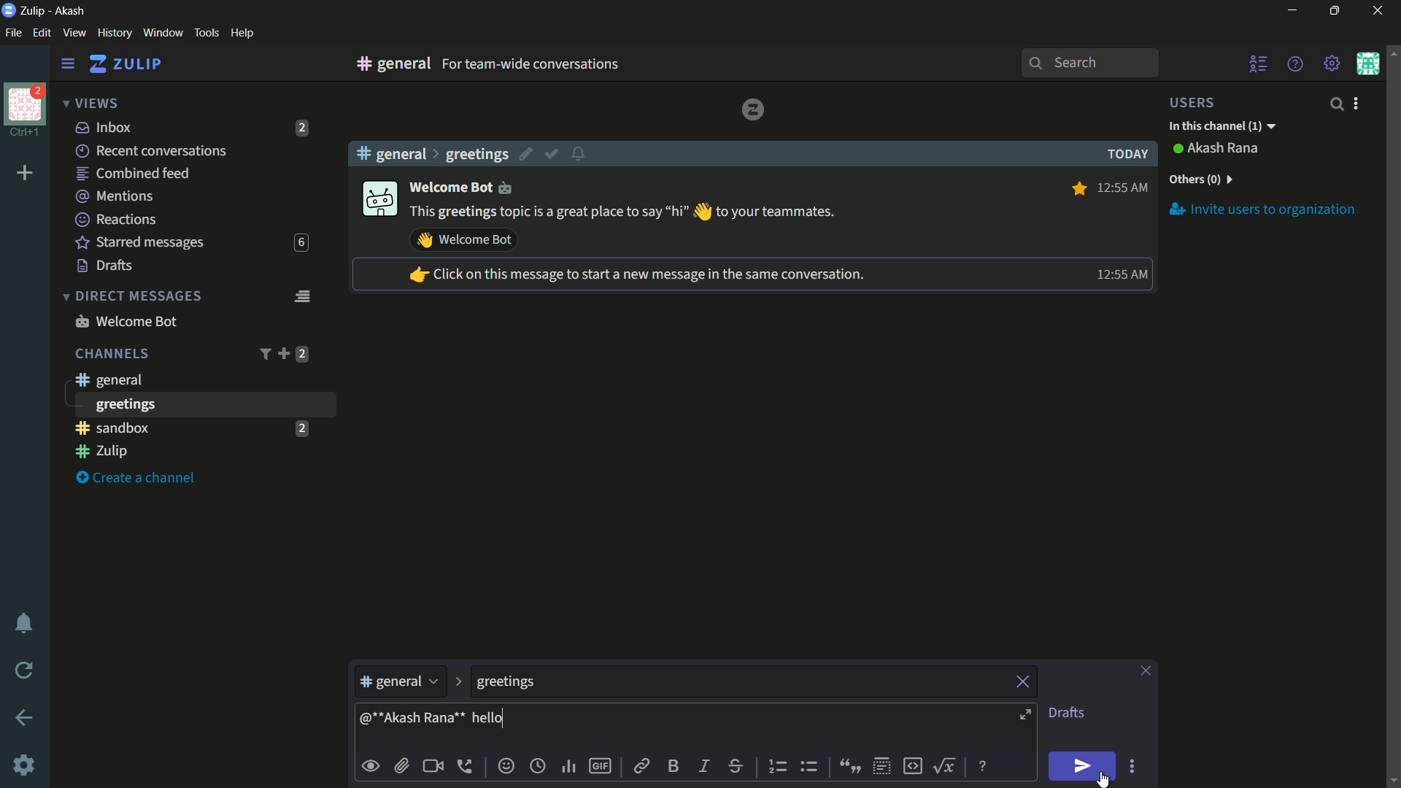 The image size is (1401, 788). Describe the element at coordinates (912, 765) in the screenshot. I see `code` at that location.